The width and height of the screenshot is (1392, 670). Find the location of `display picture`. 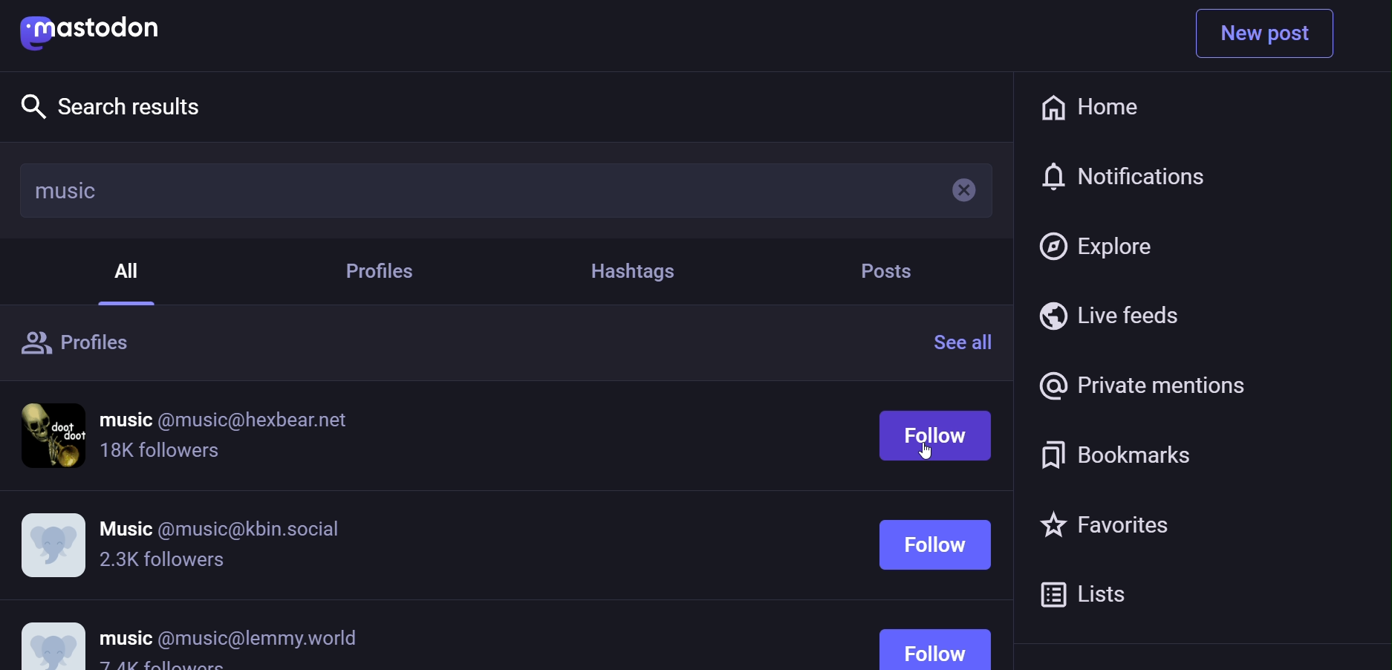

display picture is located at coordinates (54, 544).